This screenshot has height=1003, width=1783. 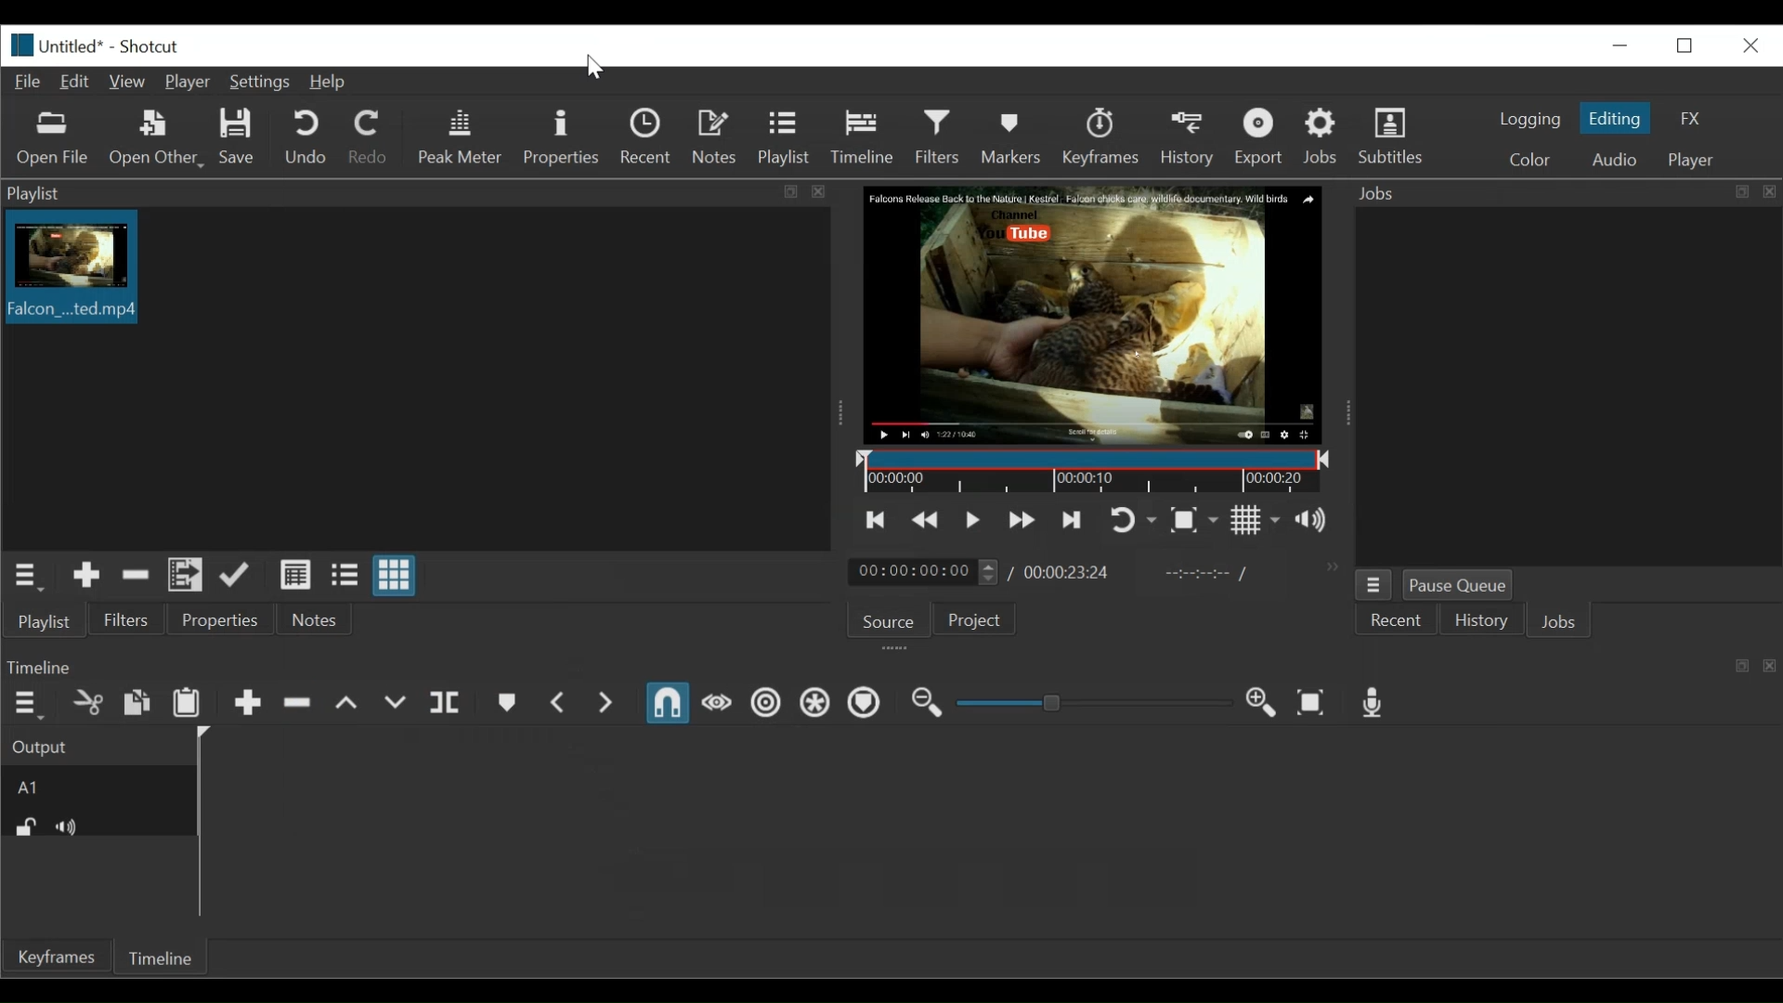 I want to click on History, so click(x=1189, y=139).